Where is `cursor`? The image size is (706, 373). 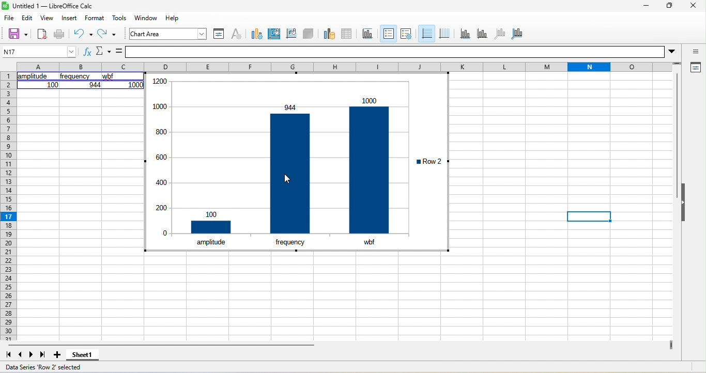 cursor is located at coordinates (291, 174).